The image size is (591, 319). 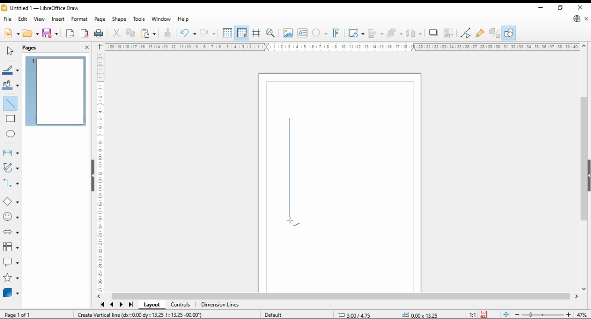 What do you see at coordinates (342, 47) in the screenshot?
I see `horizontal scale` at bounding box center [342, 47].